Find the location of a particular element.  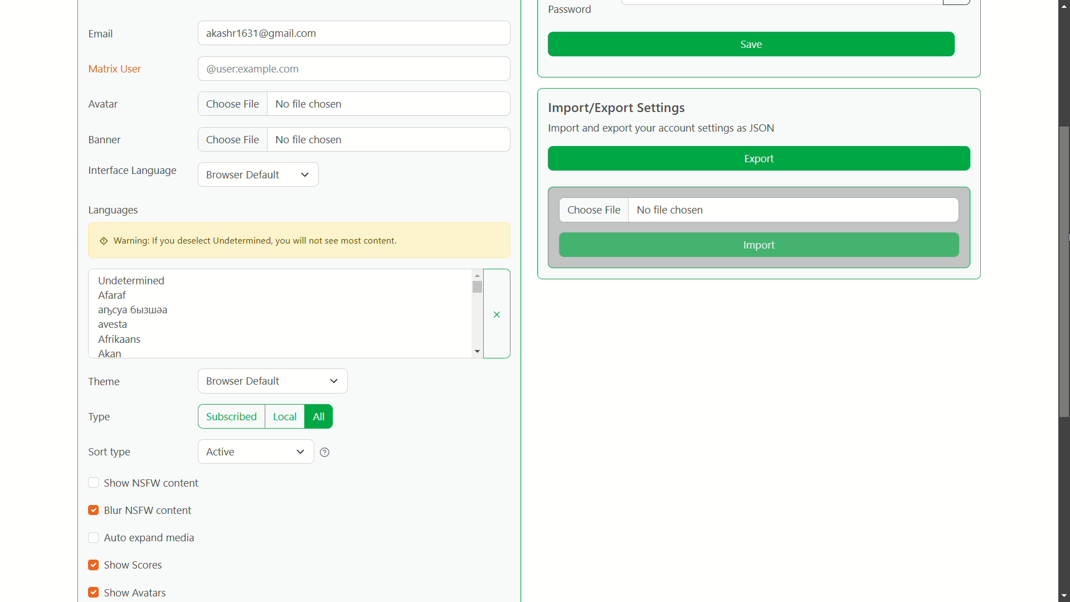

akan is located at coordinates (108, 355).